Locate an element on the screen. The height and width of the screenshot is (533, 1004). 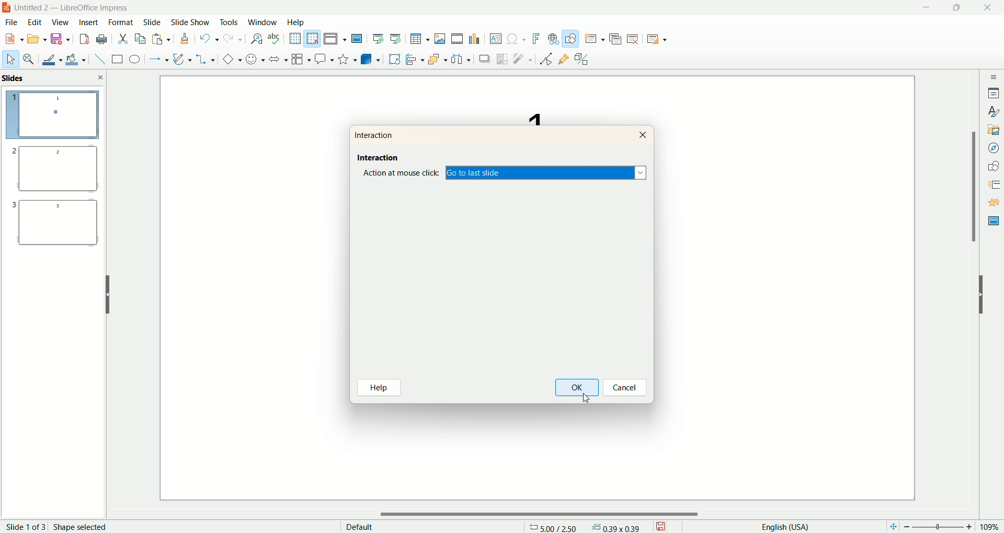
window is located at coordinates (262, 22).